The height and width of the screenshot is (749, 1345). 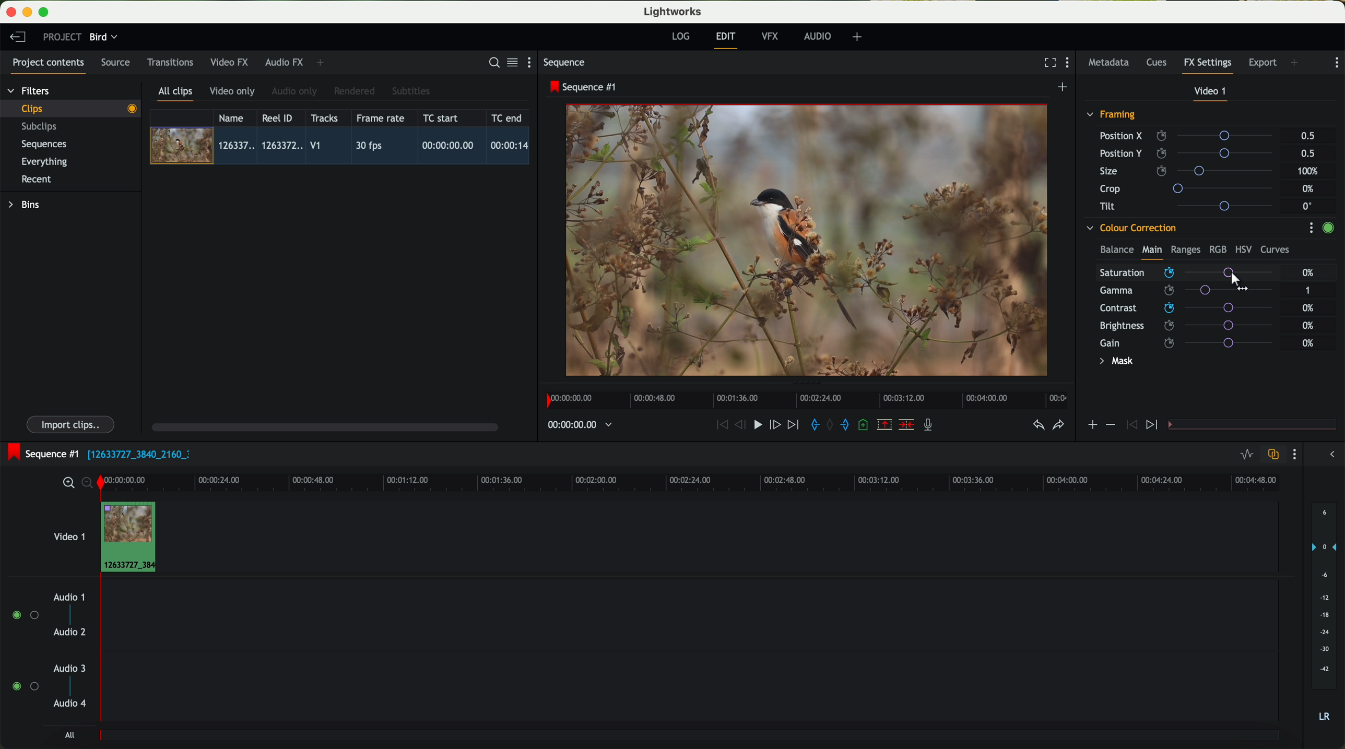 I want to click on audio 2, so click(x=70, y=633).